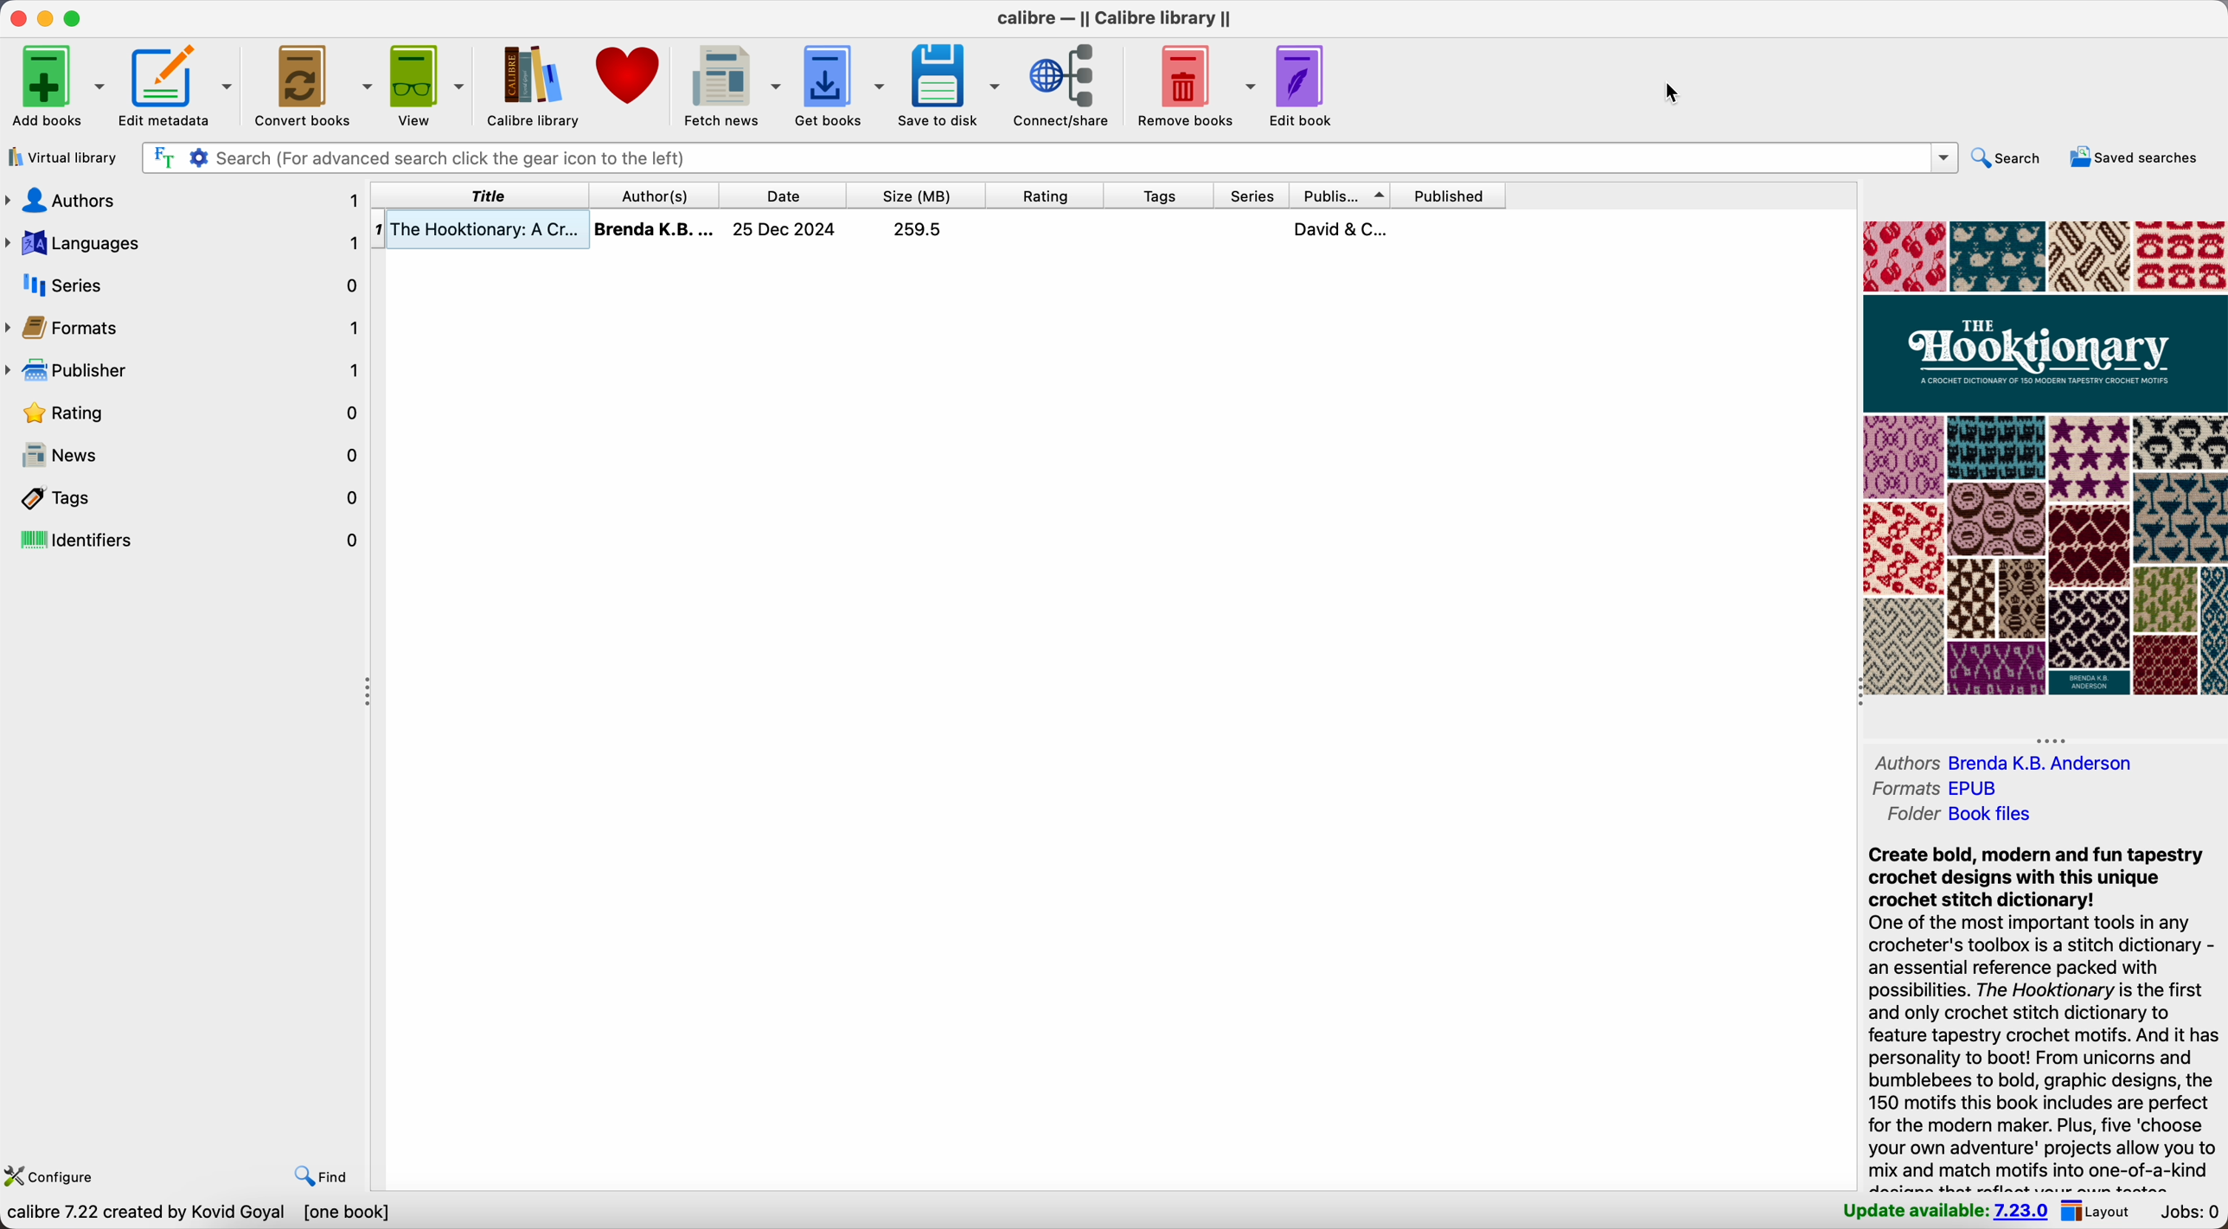 The width and height of the screenshot is (2228, 1229). I want to click on size, so click(913, 195).